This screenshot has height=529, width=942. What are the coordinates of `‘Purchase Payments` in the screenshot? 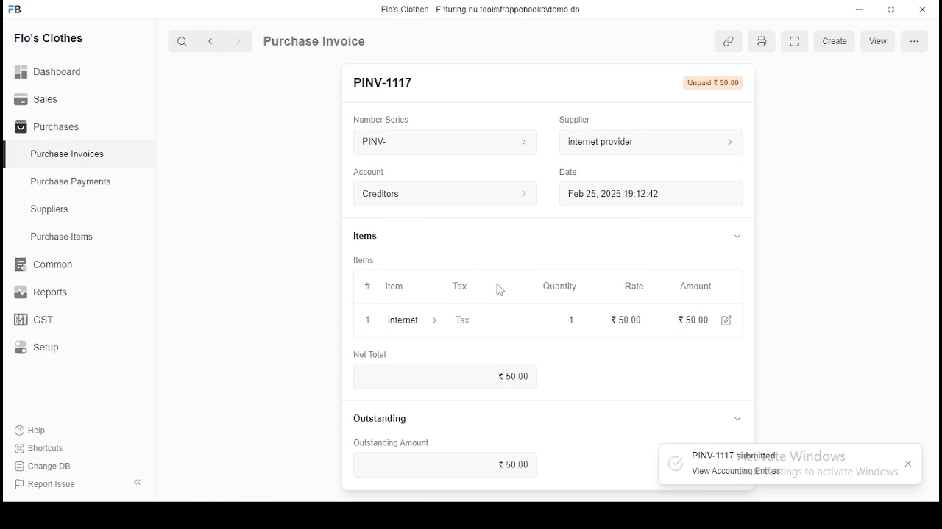 It's located at (72, 181).